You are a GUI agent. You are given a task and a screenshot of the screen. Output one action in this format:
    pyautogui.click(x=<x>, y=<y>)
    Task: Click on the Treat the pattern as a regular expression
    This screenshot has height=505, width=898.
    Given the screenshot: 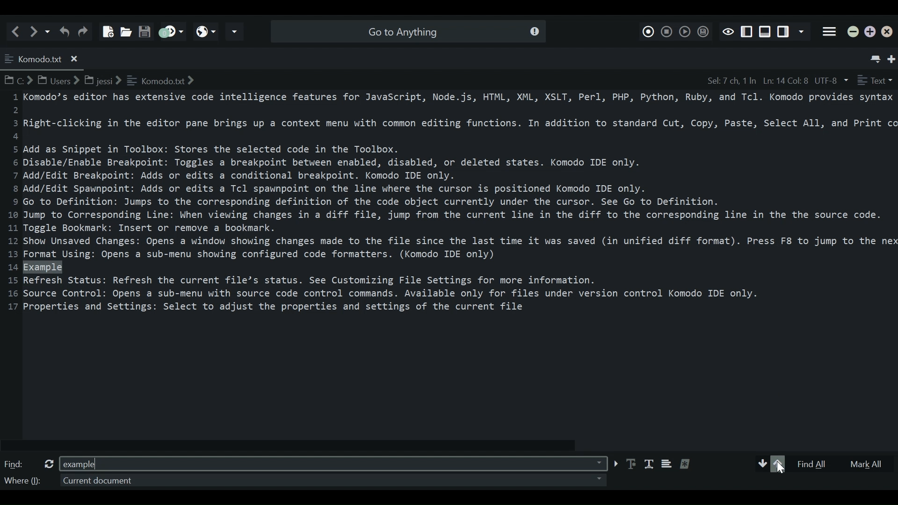 What is the action you would take?
    pyautogui.click(x=688, y=464)
    